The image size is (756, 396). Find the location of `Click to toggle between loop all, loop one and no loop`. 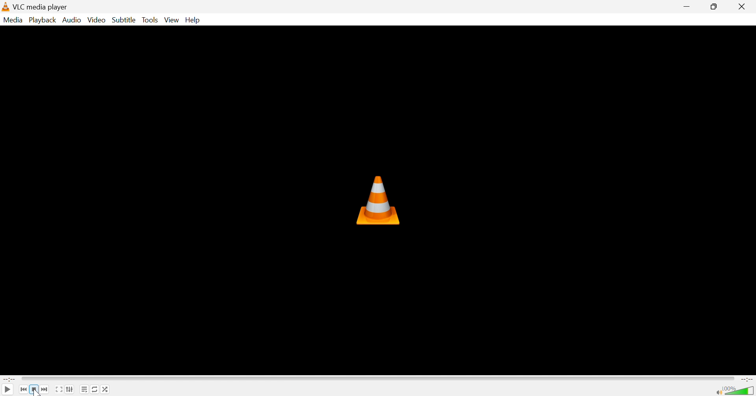

Click to toggle between loop all, loop one and no loop is located at coordinates (95, 389).